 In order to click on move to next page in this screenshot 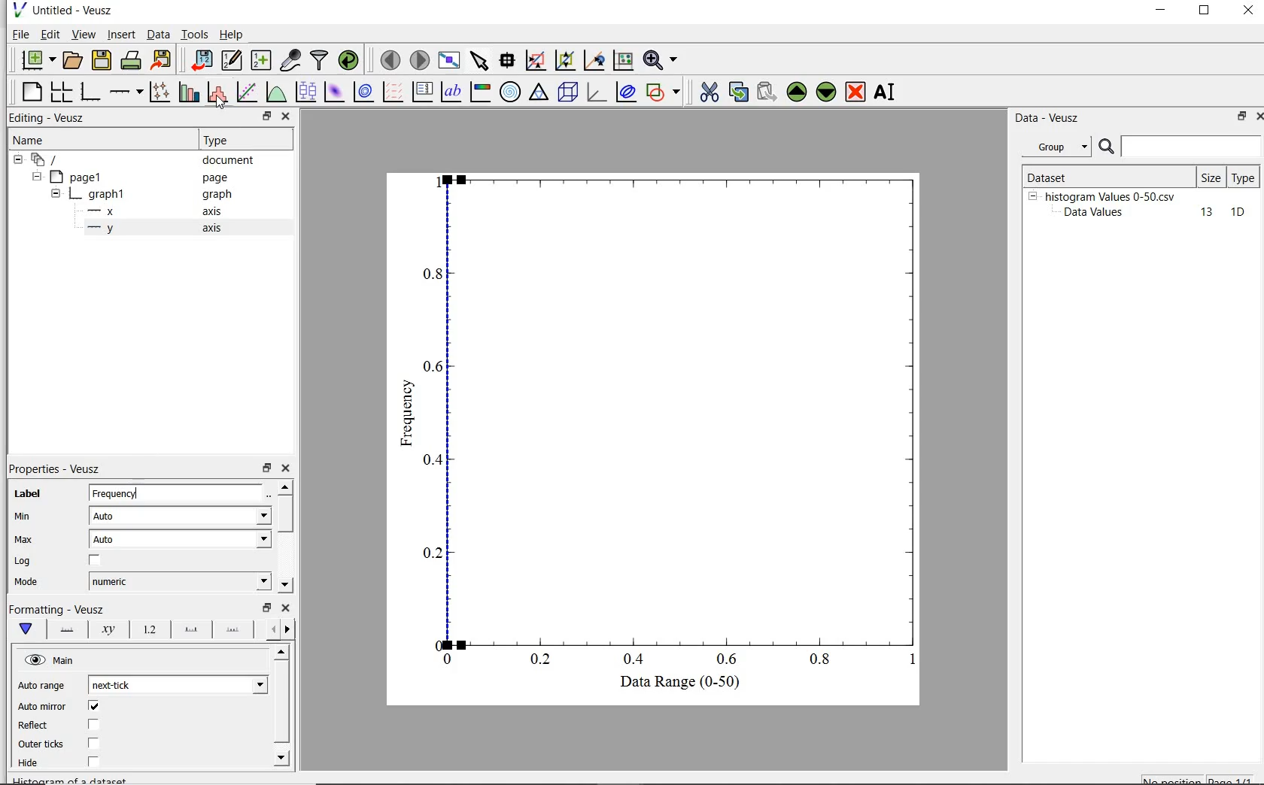, I will do `click(421, 59)`.